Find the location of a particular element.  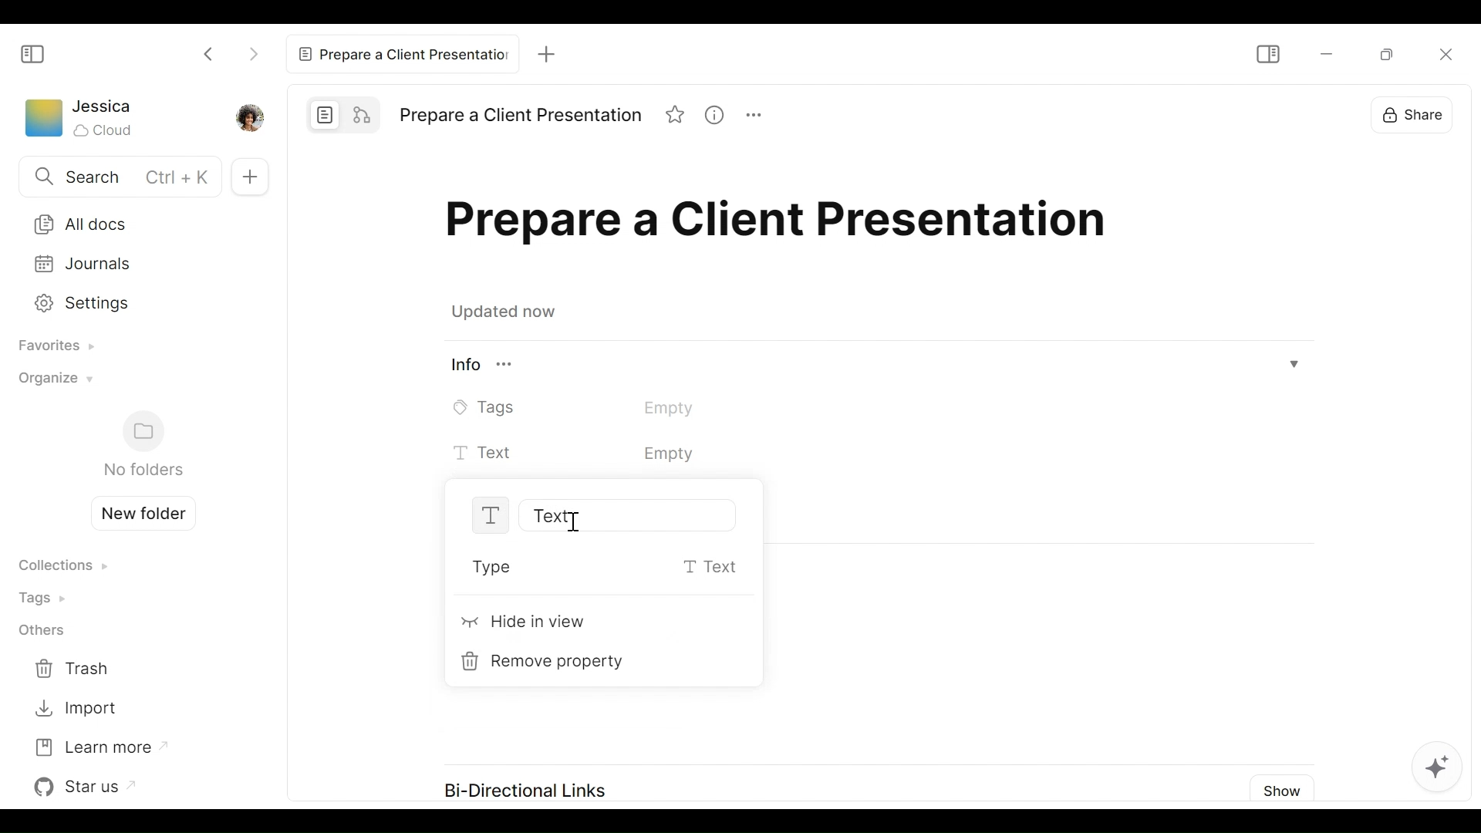

Text is located at coordinates (616, 454).